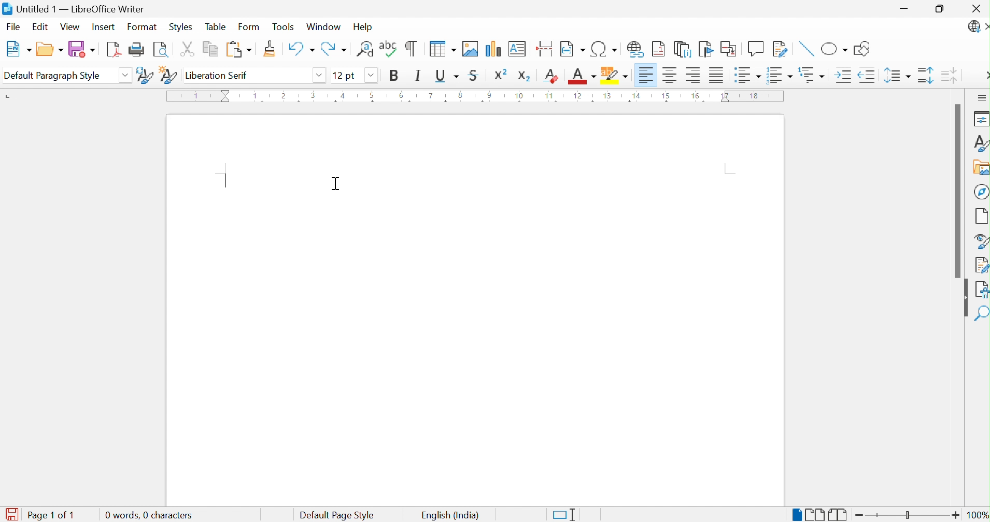 The image size is (990, 522). What do you see at coordinates (984, 76) in the screenshot?
I see `More` at bounding box center [984, 76].